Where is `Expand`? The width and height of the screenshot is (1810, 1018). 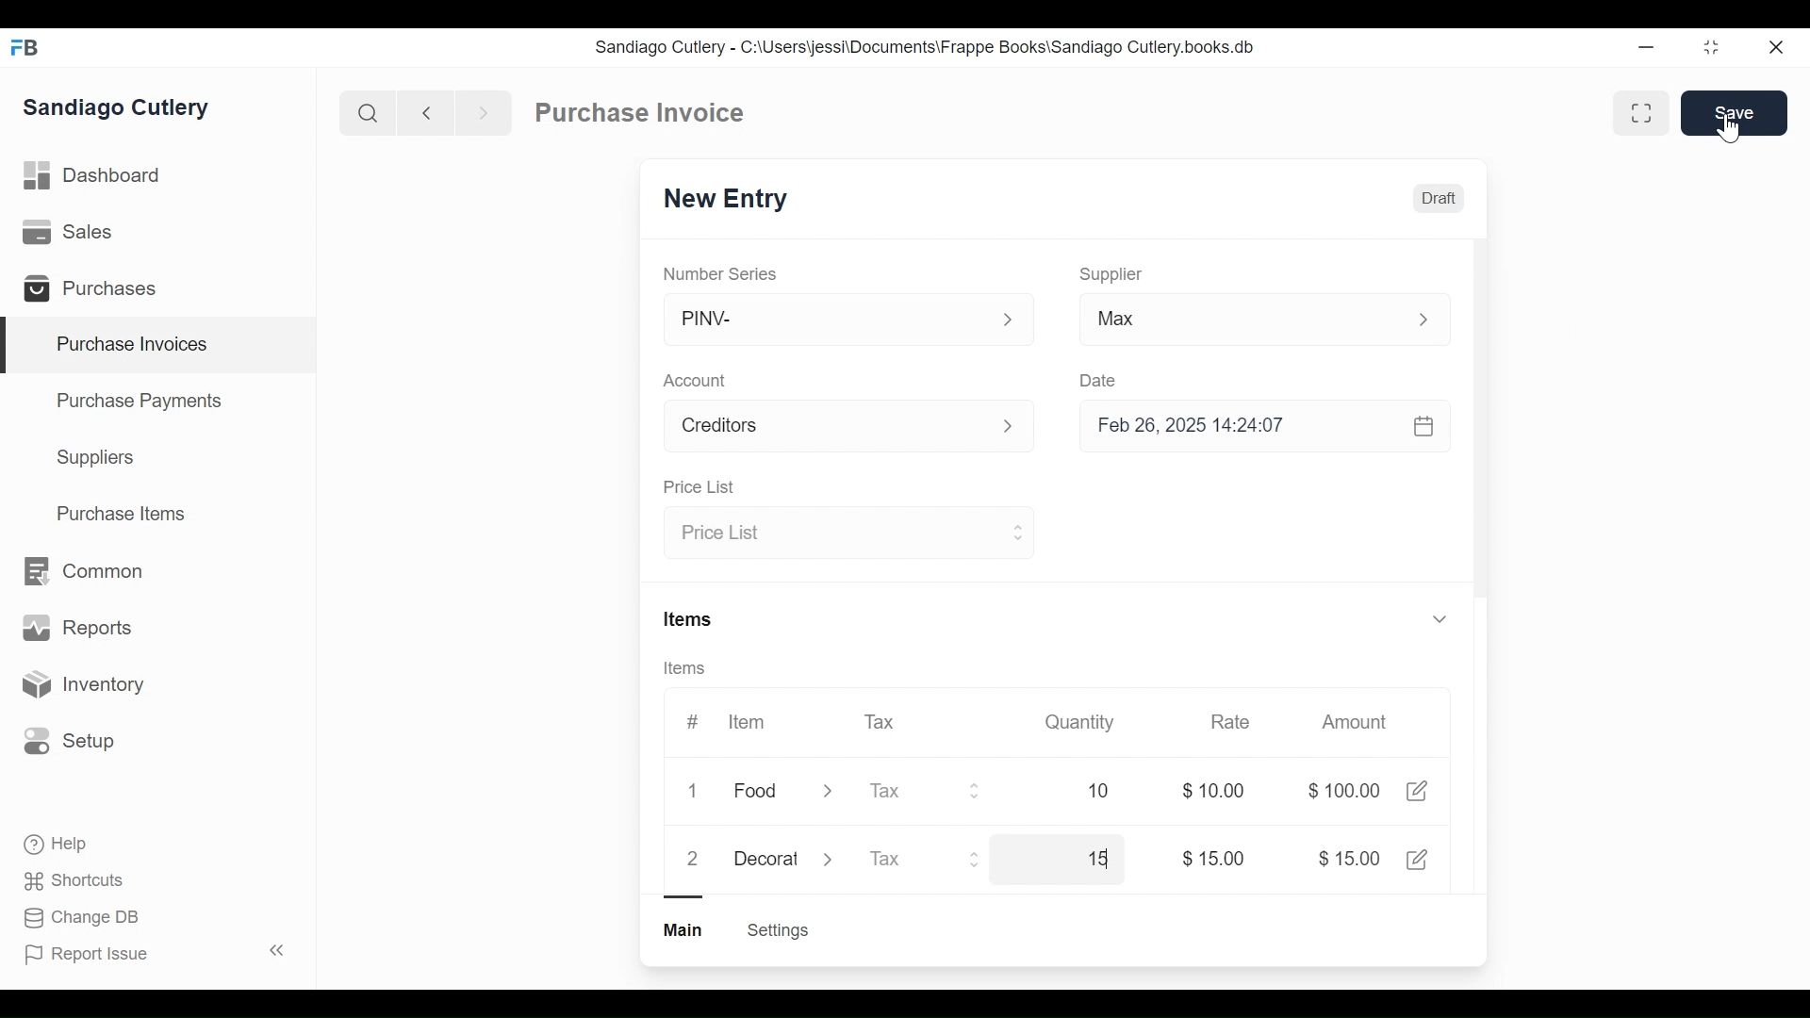
Expand is located at coordinates (1434, 320).